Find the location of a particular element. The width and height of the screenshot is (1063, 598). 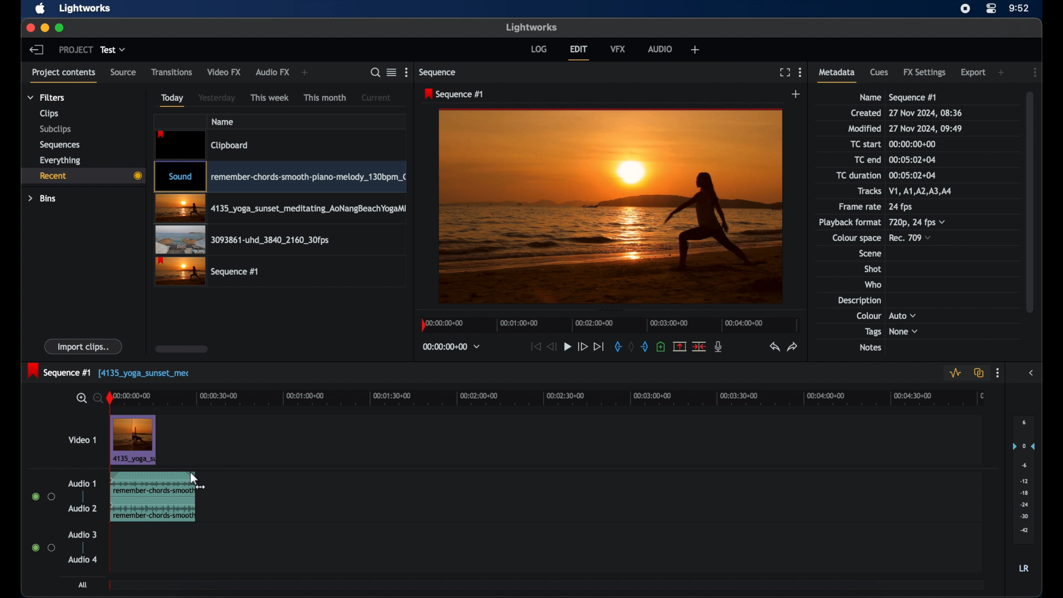

description is located at coordinates (858, 300).